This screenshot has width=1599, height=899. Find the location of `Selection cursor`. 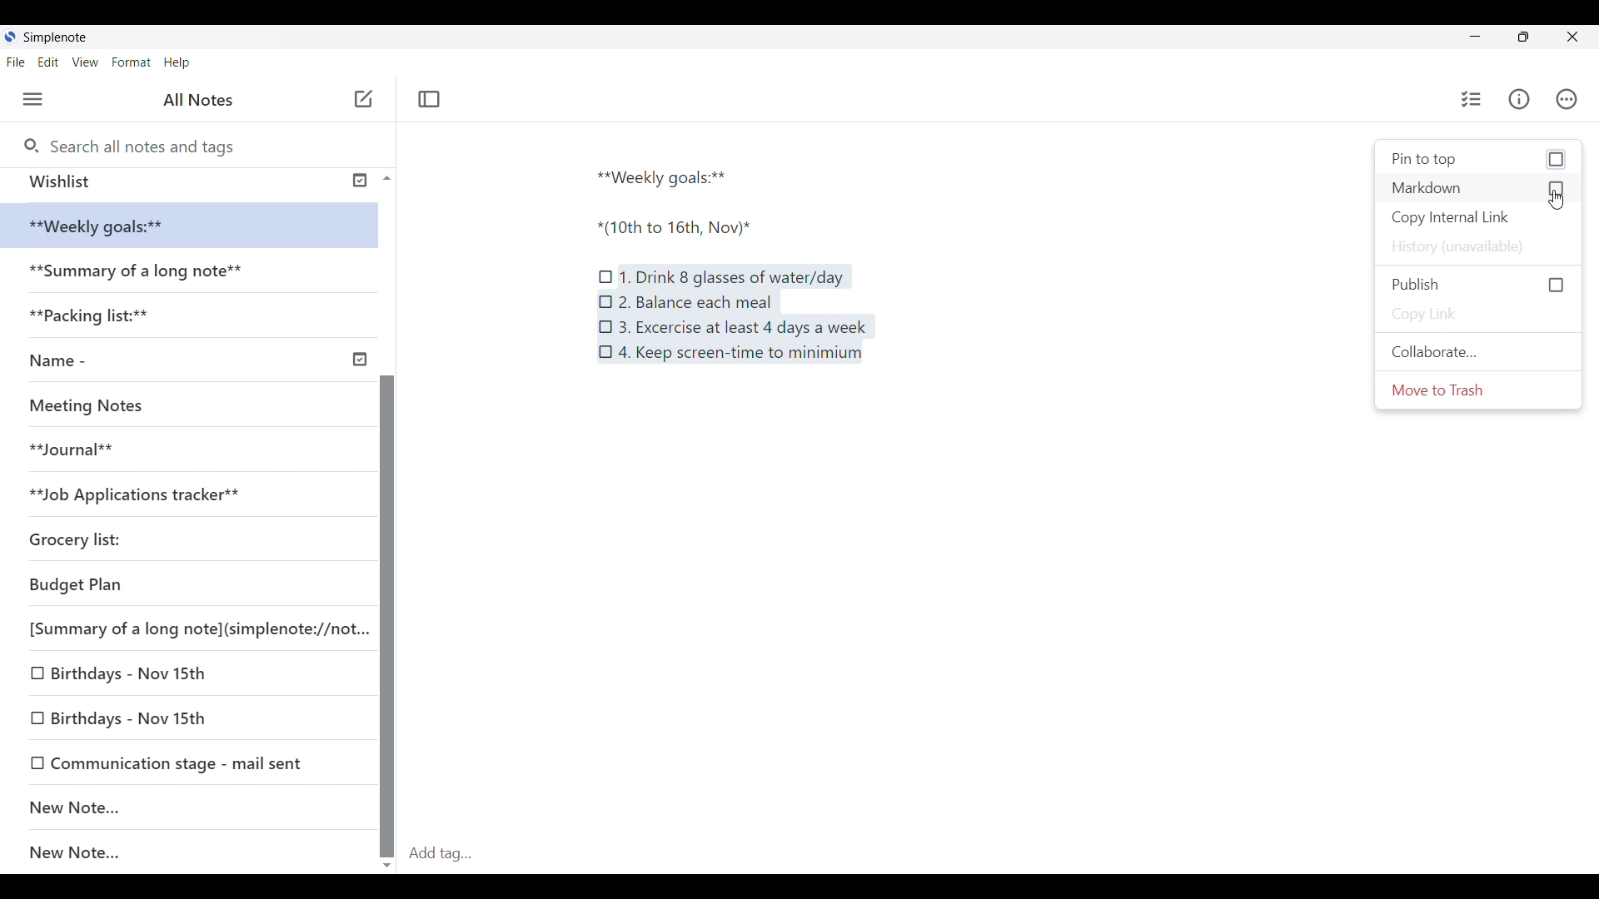

Selection cursor is located at coordinates (1559, 197).